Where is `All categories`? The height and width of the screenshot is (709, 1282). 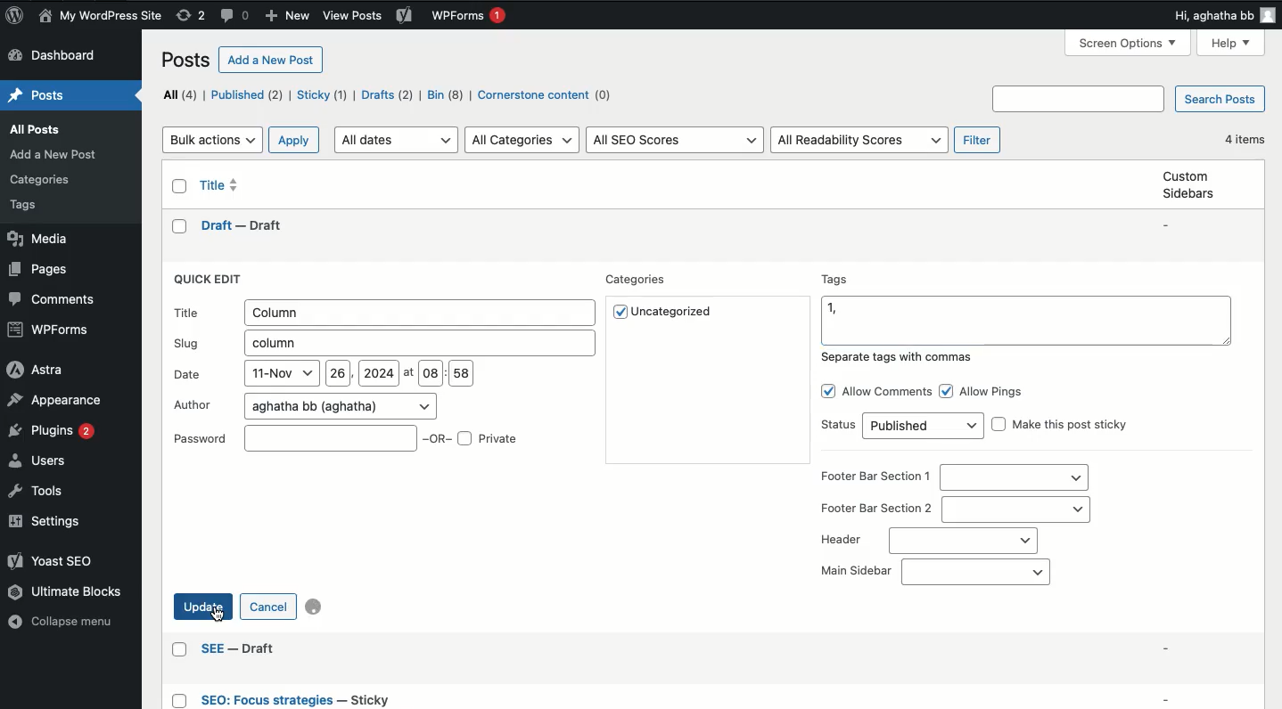
All categories is located at coordinates (523, 139).